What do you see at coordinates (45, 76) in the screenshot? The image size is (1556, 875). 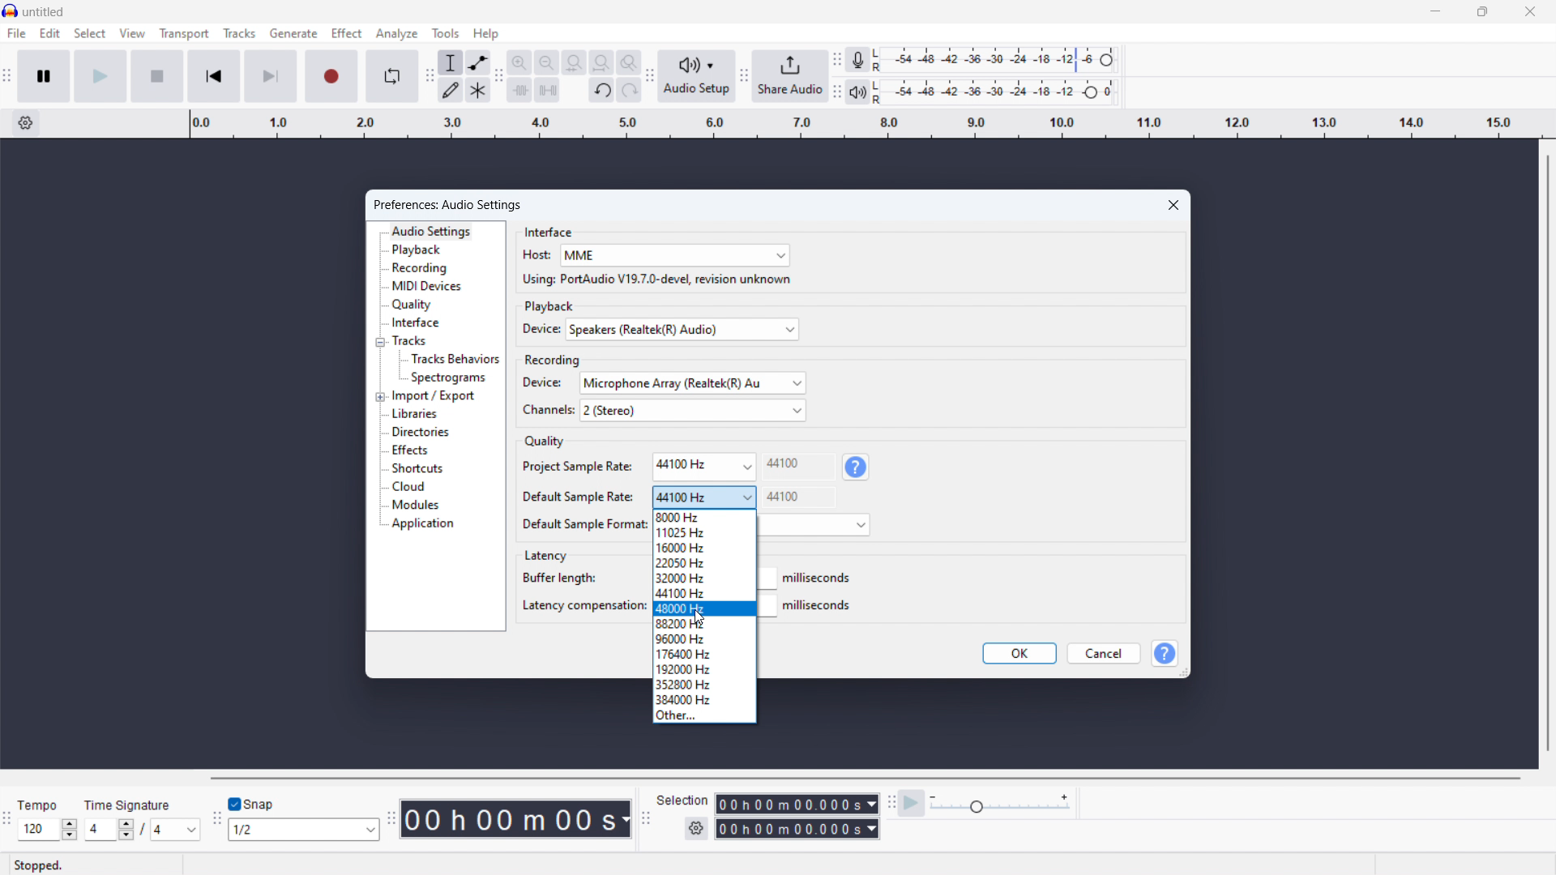 I see `pause` at bounding box center [45, 76].